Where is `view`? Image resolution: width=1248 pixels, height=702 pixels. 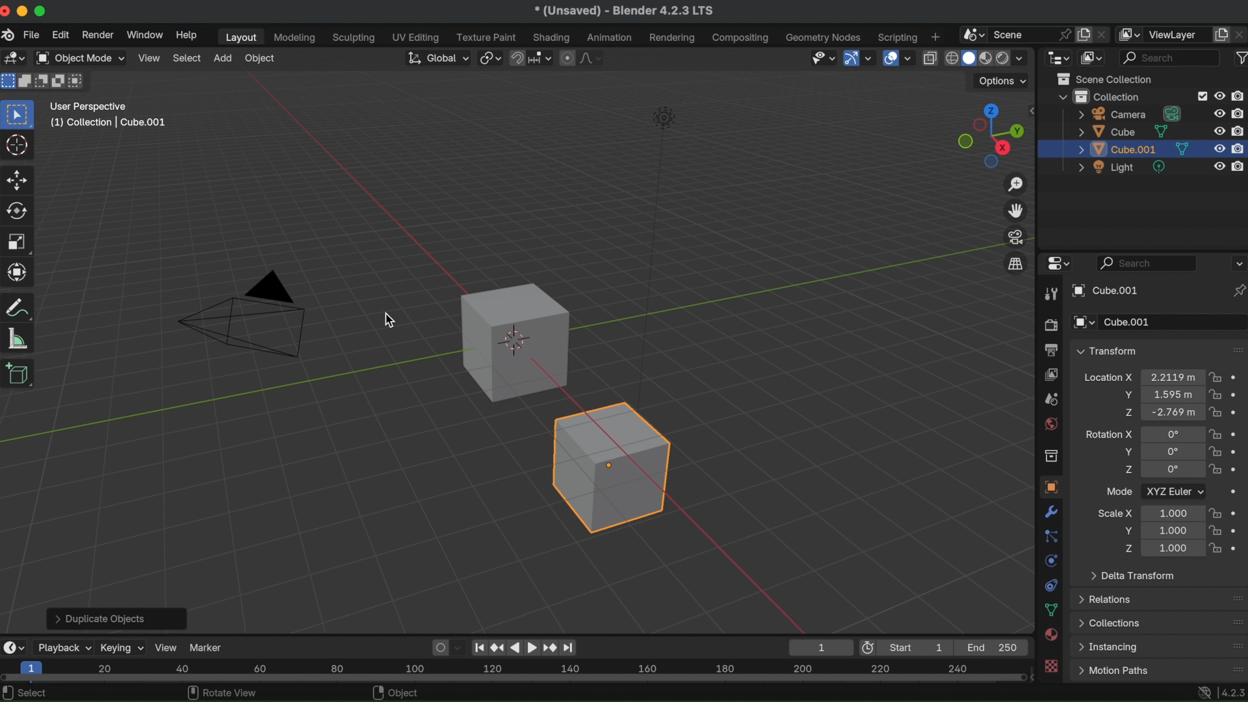
view is located at coordinates (166, 647).